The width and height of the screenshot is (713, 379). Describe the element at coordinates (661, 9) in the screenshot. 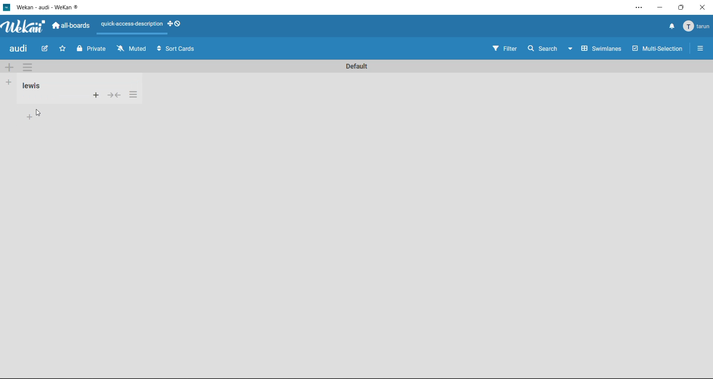

I see `minimize` at that location.